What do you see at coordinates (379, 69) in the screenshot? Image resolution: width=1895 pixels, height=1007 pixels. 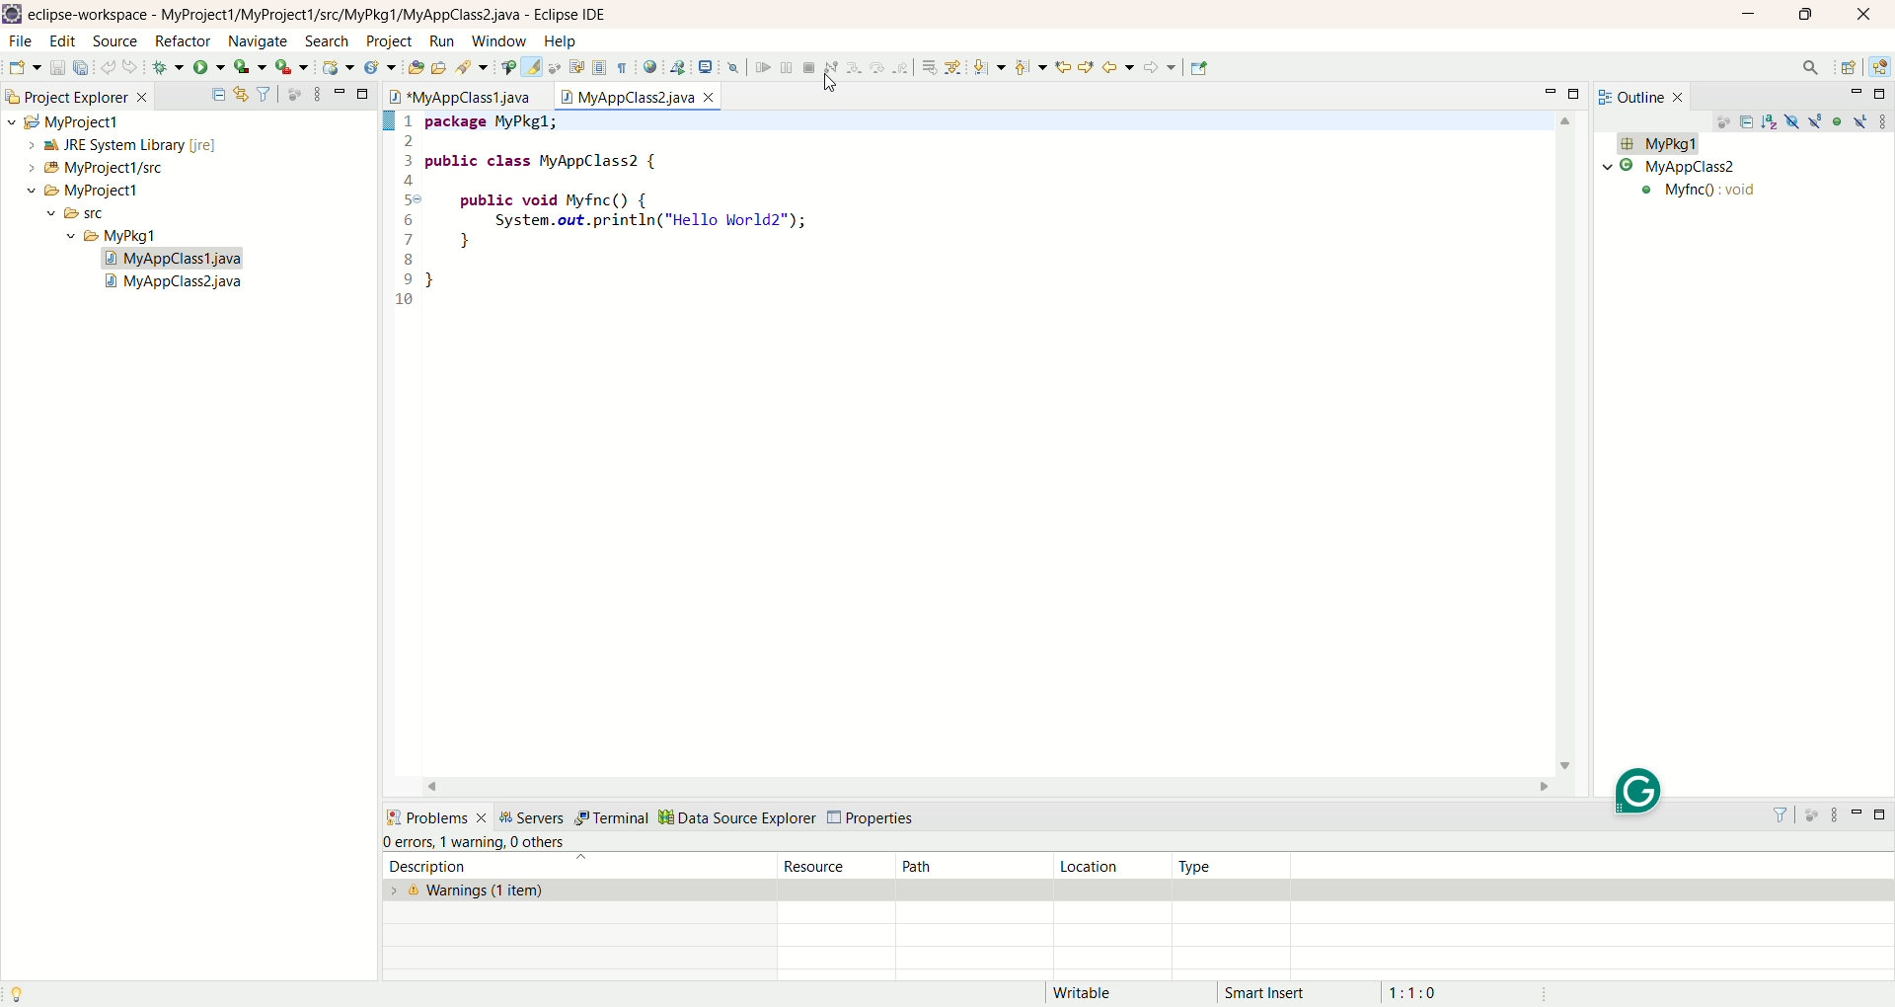 I see `create a new Java servlet` at bounding box center [379, 69].